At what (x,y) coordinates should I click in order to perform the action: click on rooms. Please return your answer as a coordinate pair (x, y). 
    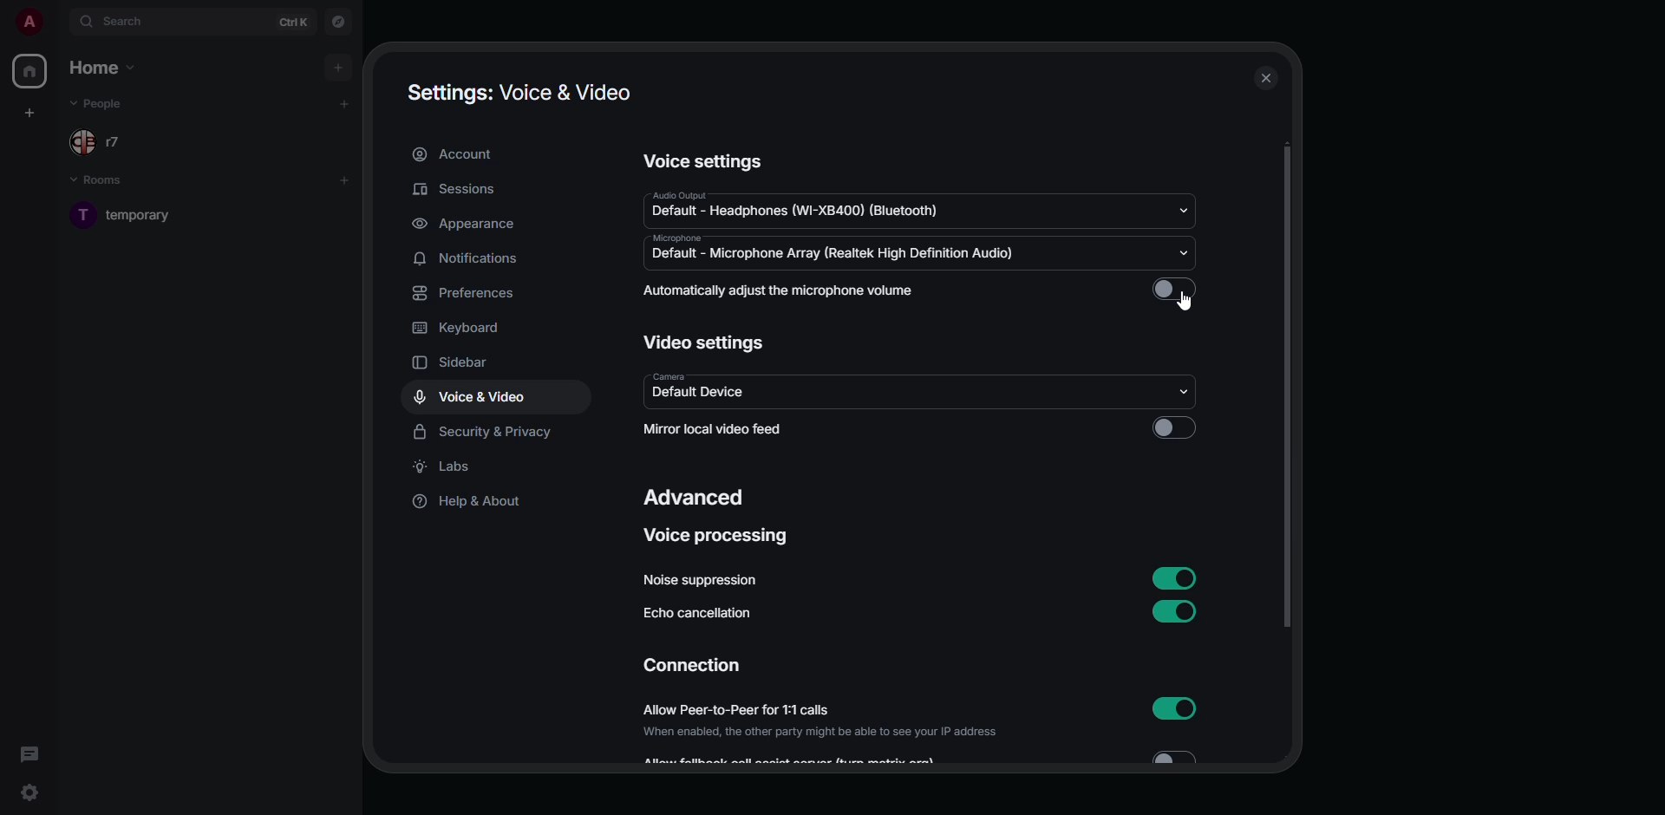
    Looking at the image, I should click on (104, 183).